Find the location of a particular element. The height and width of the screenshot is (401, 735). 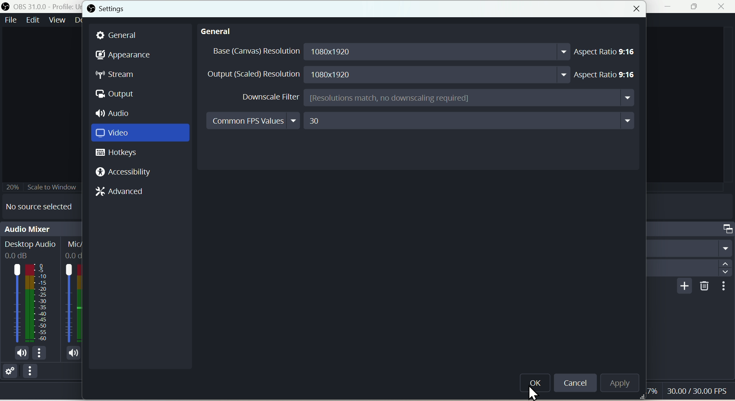

Aspect ratio 9: 16 is located at coordinates (610, 72).